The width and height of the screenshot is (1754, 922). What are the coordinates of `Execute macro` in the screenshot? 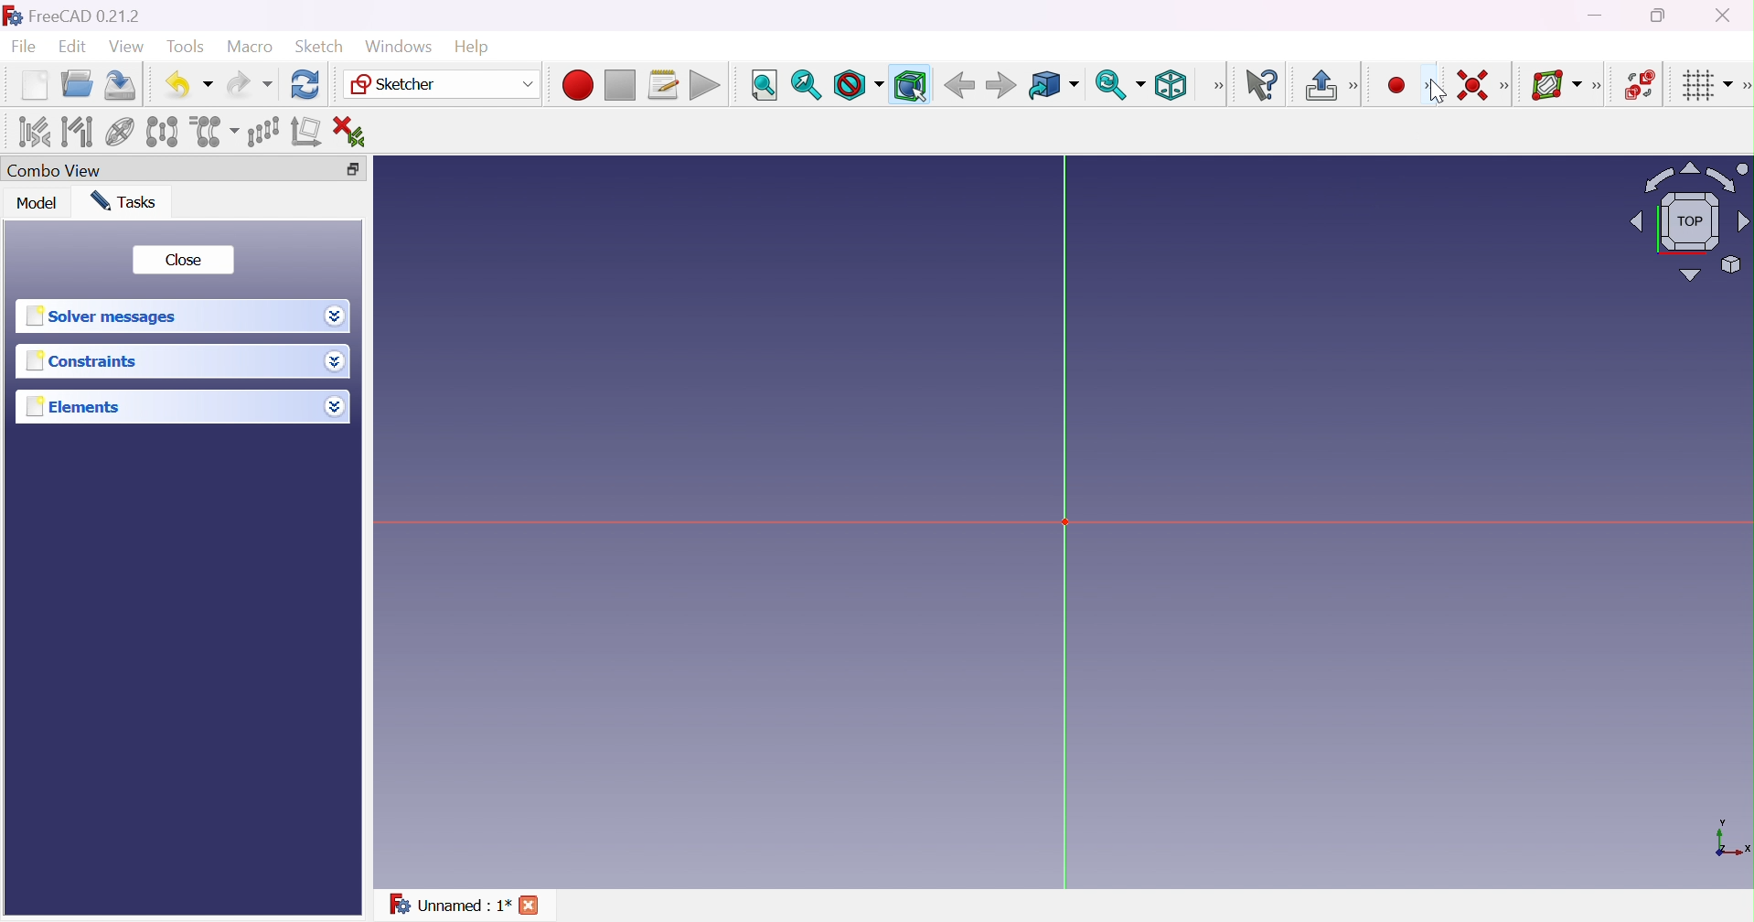 It's located at (705, 85).